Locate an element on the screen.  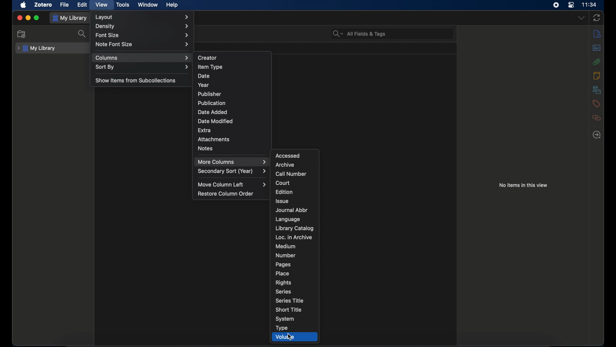
show items from subcollections is located at coordinates (136, 80).